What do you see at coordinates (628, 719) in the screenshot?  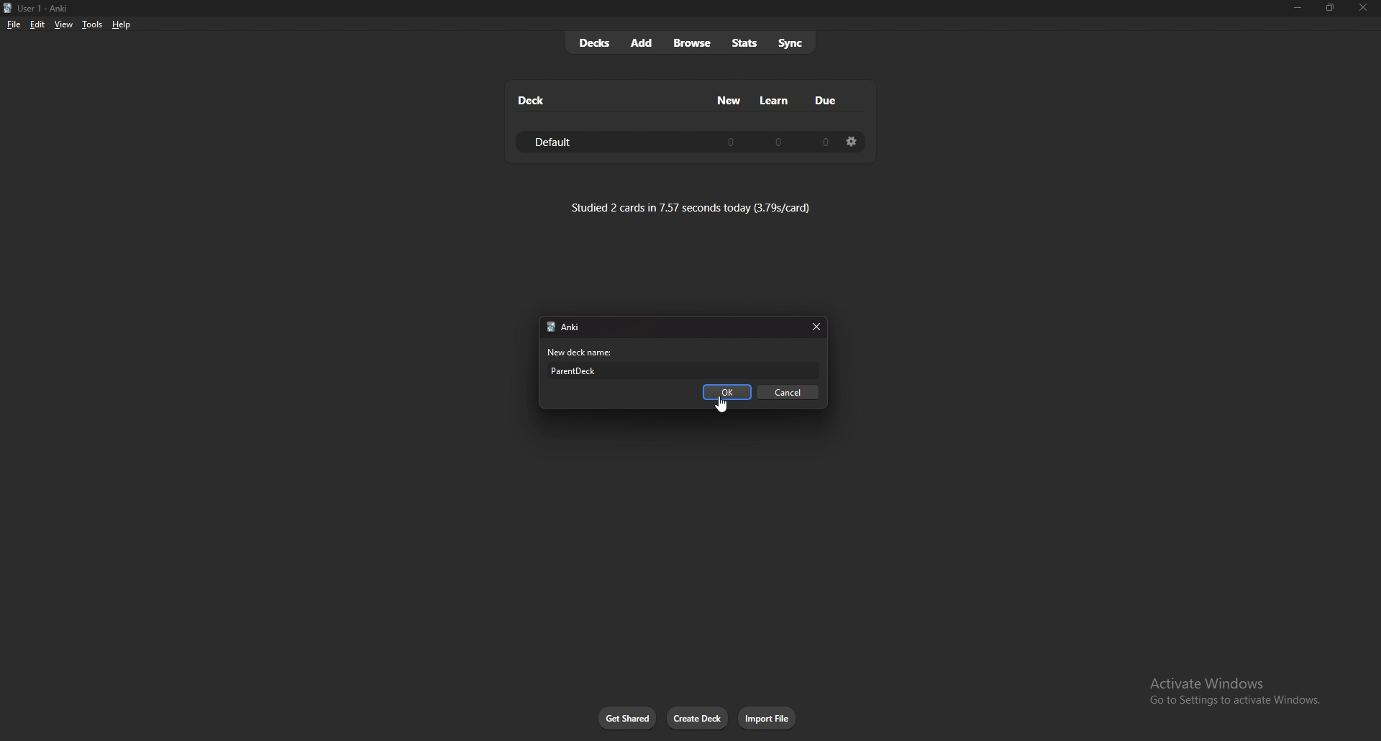 I see `get shared` at bounding box center [628, 719].